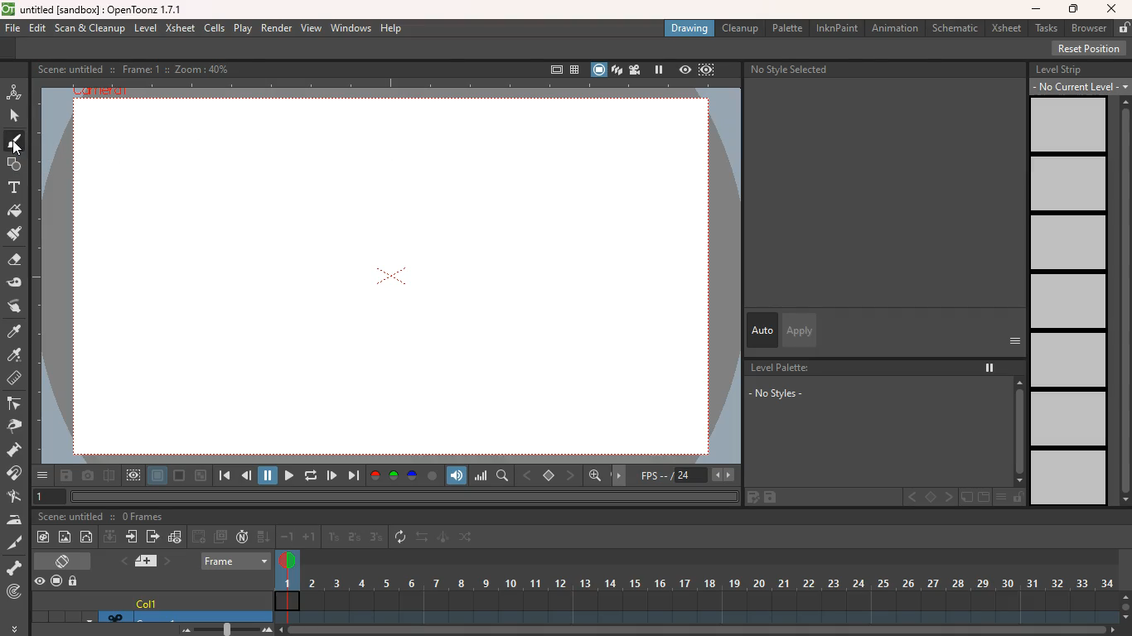 The height and width of the screenshot is (636, 1132). Describe the element at coordinates (776, 393) in the screenshot. I see `- no styles -` at that location.